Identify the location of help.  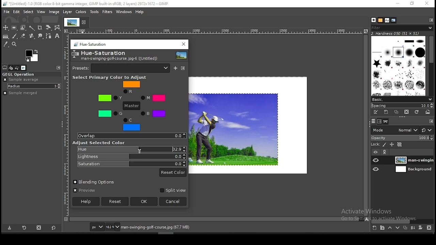
(140, 11).